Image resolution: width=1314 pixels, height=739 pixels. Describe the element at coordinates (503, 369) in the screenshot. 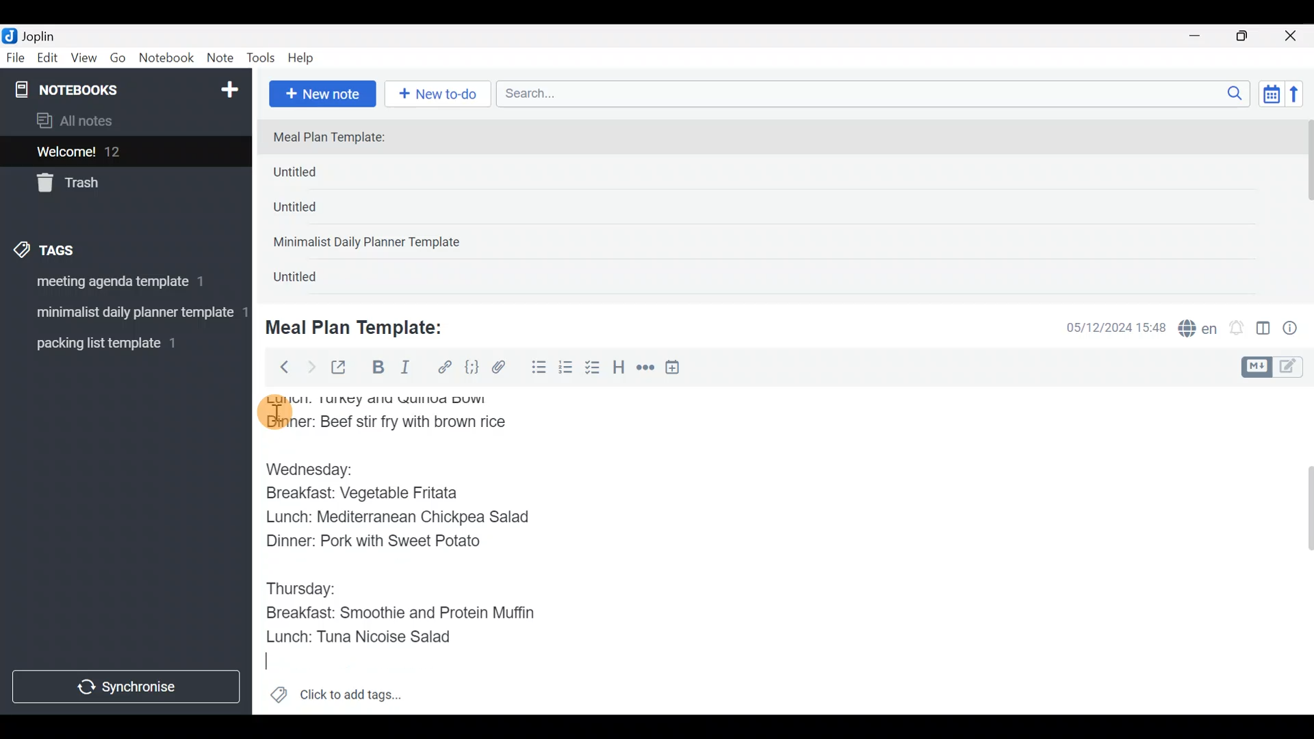

I see `Attach file` at that location.